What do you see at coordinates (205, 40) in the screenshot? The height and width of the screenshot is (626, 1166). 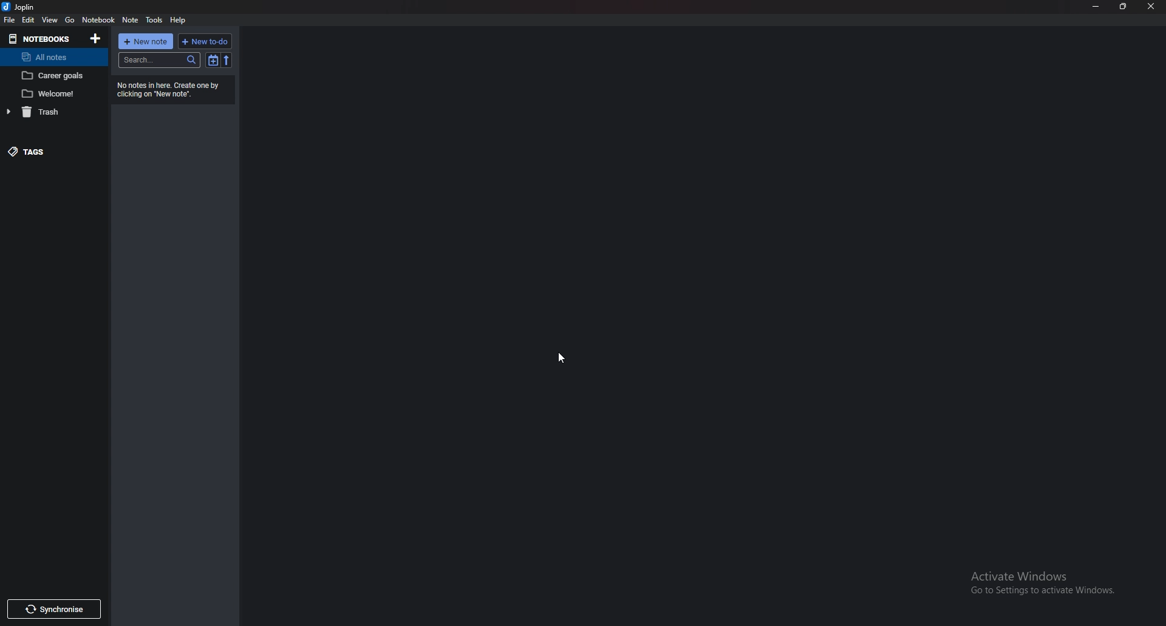 I see `new todo` at bounding box center [205, 40].